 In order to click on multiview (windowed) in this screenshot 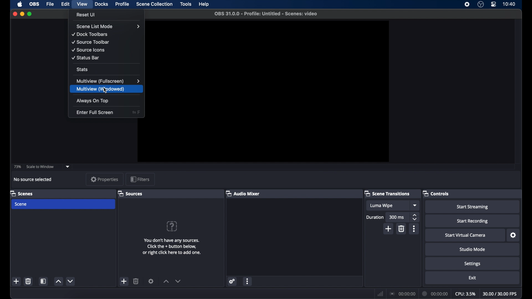, I will do `click(101, 89)`.